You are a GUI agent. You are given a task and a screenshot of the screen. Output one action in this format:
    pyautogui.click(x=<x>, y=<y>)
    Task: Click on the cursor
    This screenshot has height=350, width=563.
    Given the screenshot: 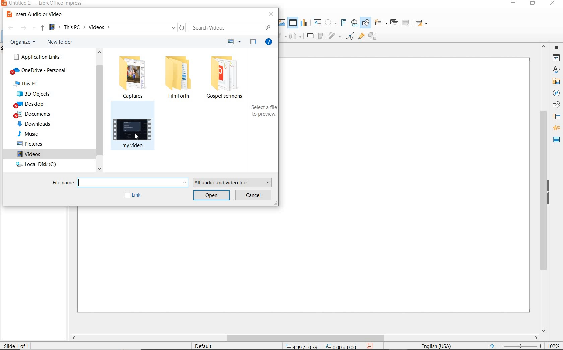 What is the action you would take?
    pyautogui.click(x=136, y=137)
    